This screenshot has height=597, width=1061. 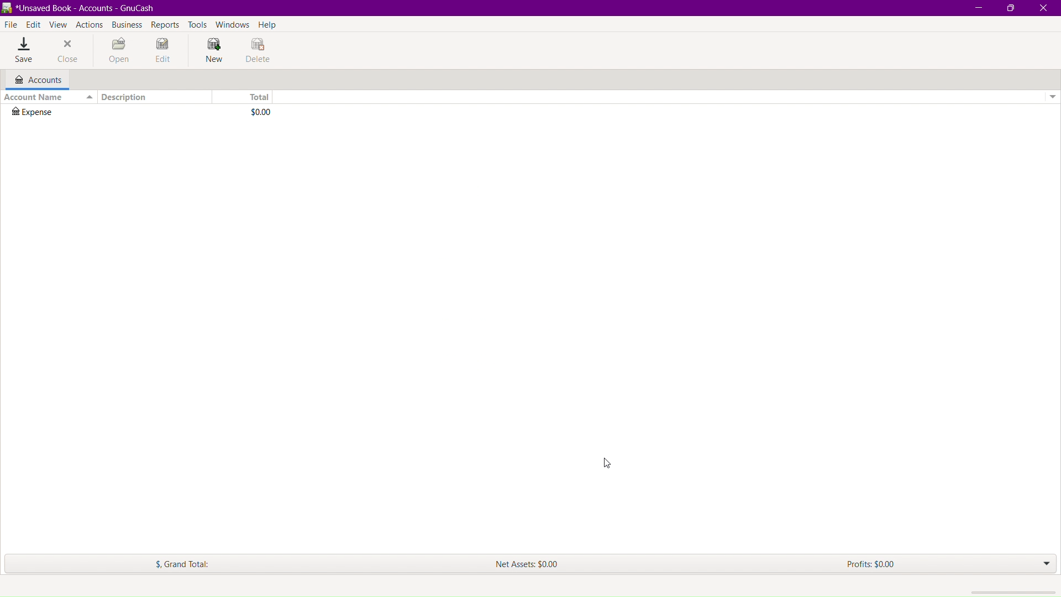 I want to click on Total, so click(x=244, y=98).